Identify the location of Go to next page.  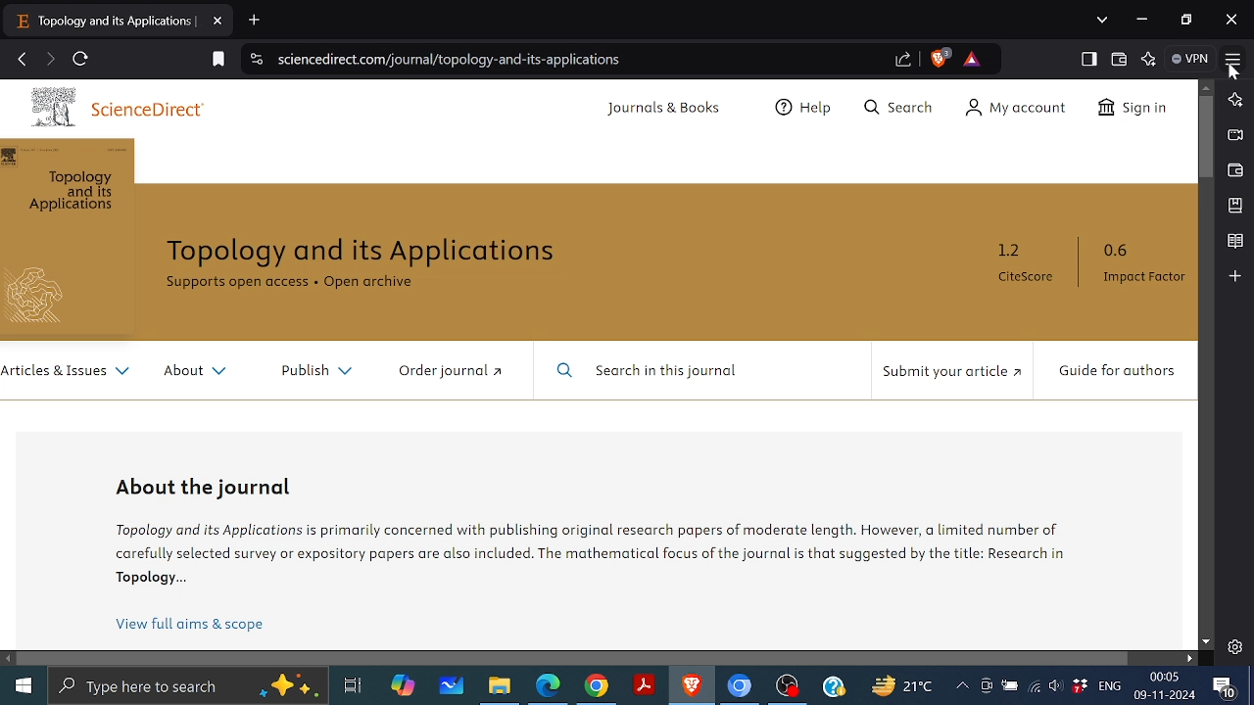
(49, 59).